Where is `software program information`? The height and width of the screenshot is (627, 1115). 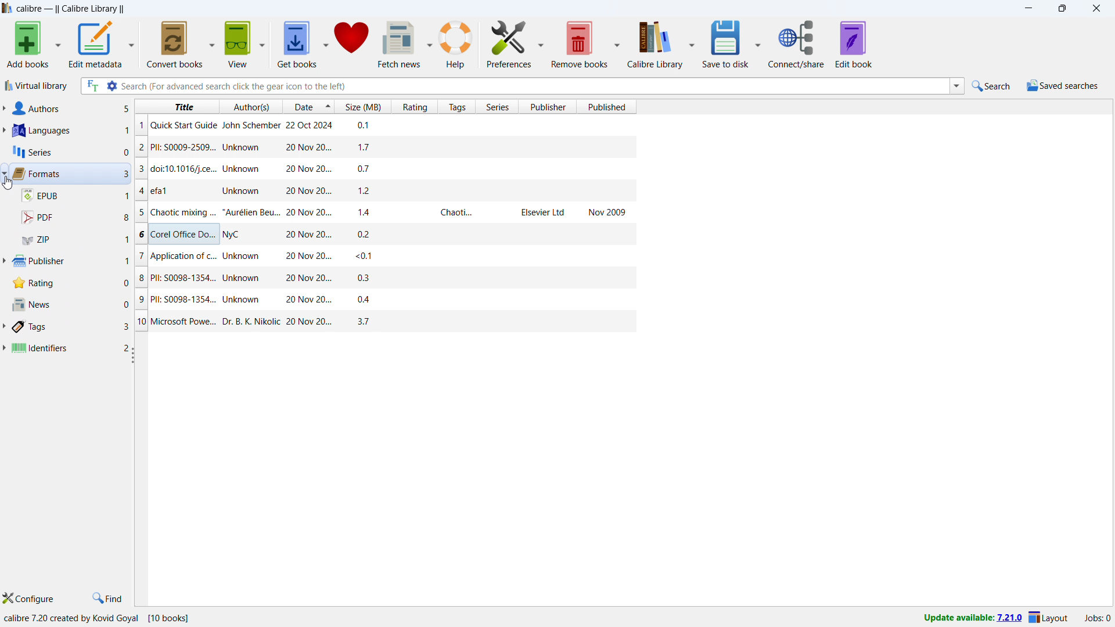 software program information is located at coordinates (97, 619).